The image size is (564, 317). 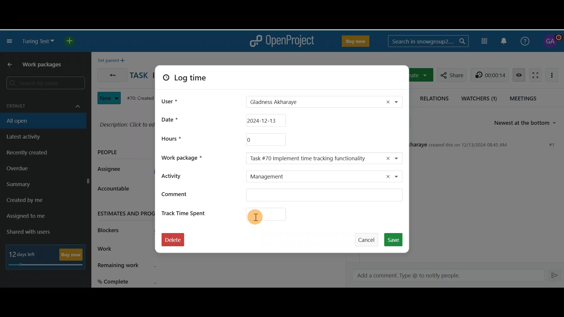 What do you see at coordinates (282, 196) in the screenshot?
I see `Comment` at bounding box center [282, 196].